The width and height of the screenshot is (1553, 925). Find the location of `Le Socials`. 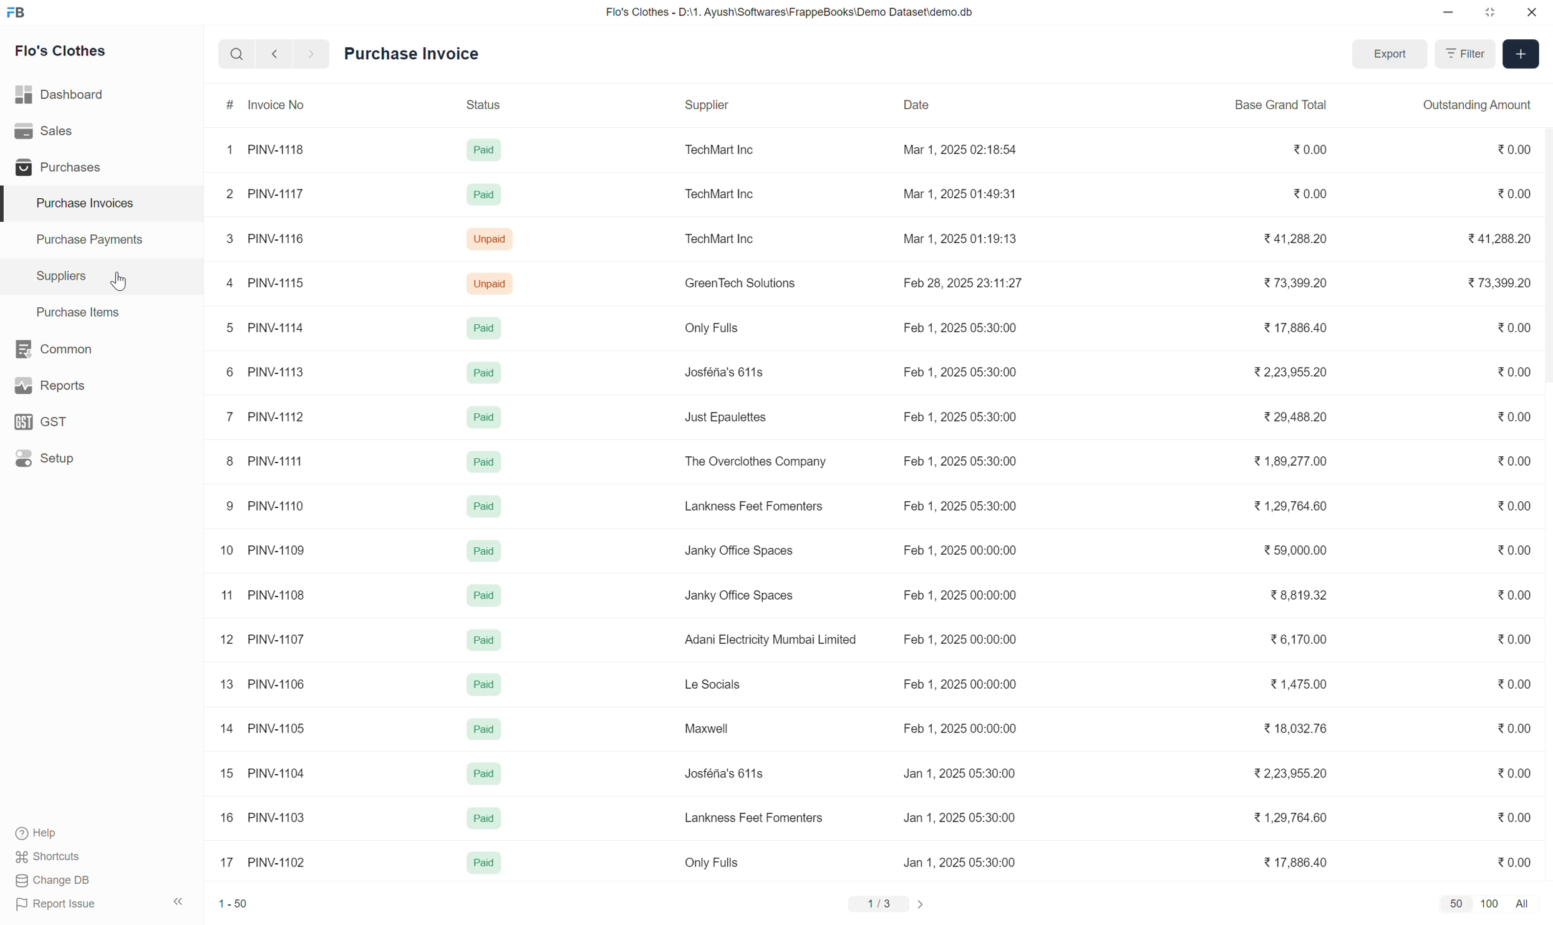

Le Socials is located at coordinates (710, 684).